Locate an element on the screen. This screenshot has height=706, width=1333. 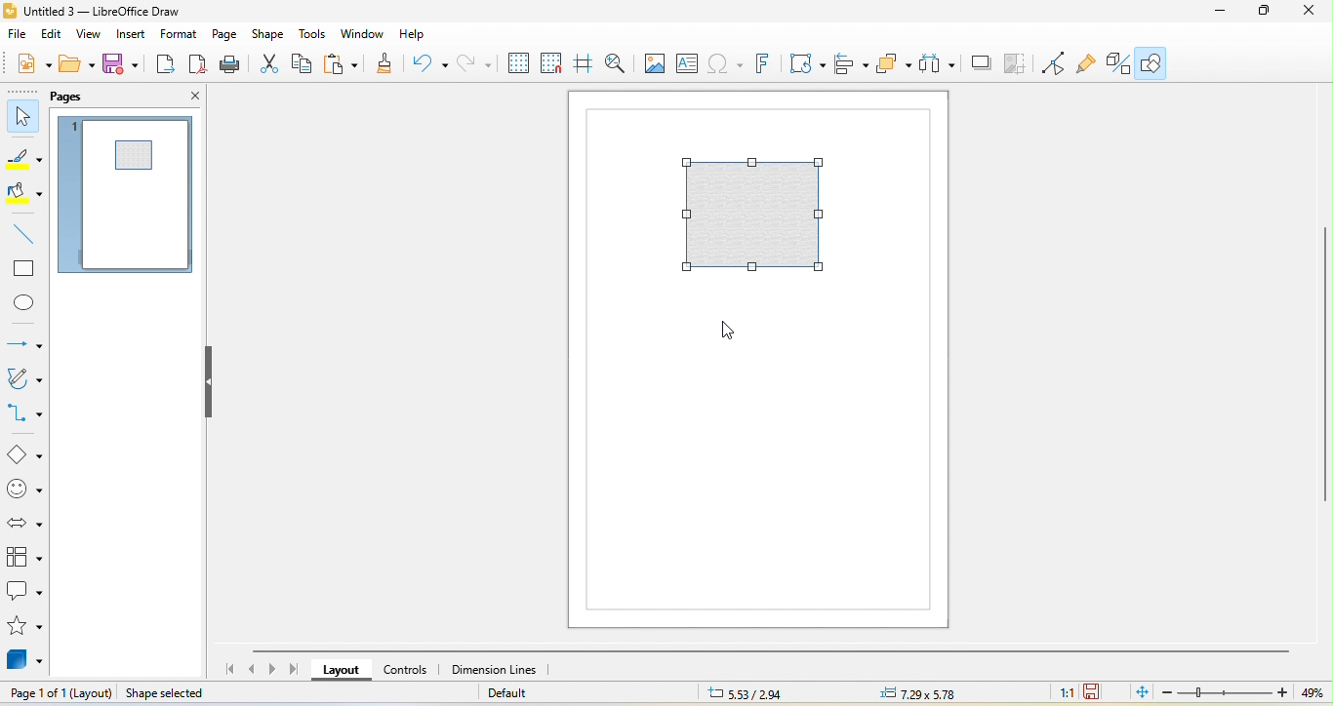
shape is located at coordinates (272, 33).